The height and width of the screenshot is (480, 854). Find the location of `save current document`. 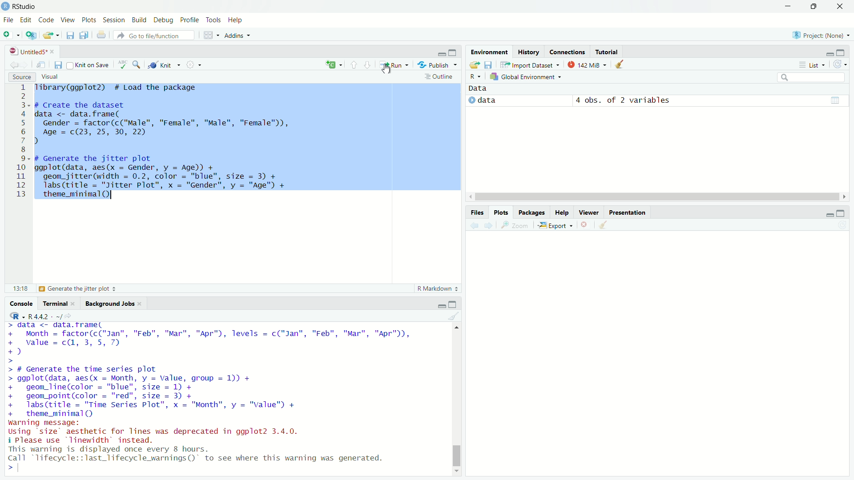

save current document is located at coordinates (70, 35).